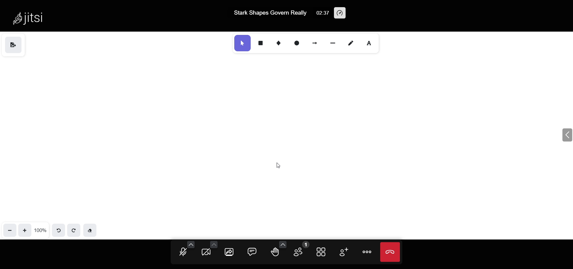  I want to click on more audio option, so click(191, 244).